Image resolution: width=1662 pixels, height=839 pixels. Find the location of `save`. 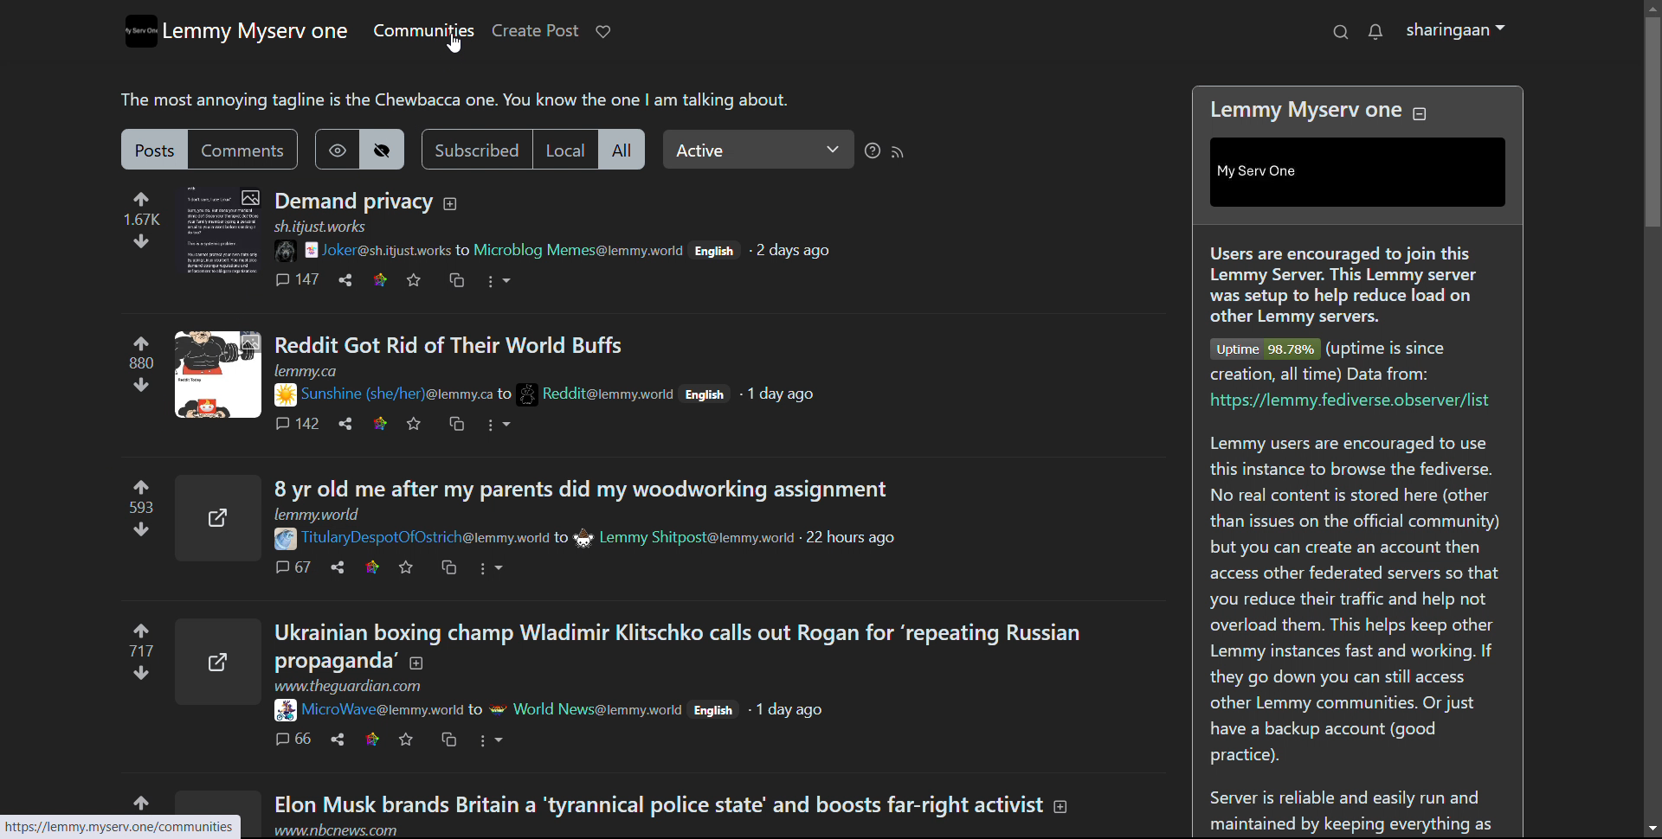

save is located at coordinates (416, 424).